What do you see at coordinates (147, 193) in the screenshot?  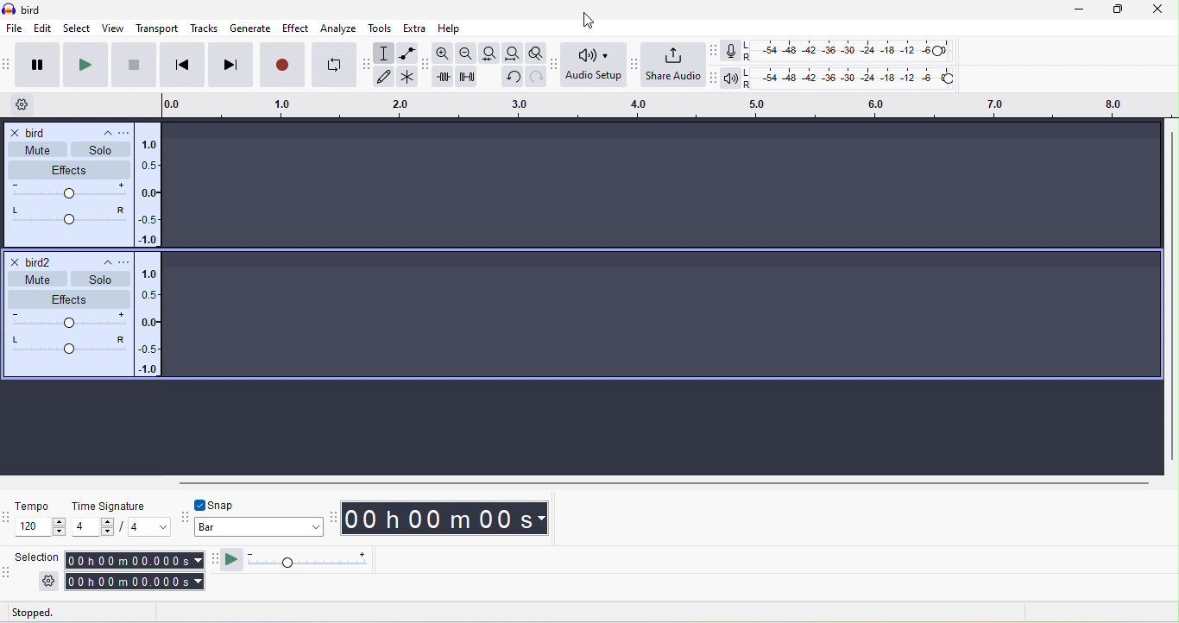 I see `amplitude` at bounding box center [147, 193].